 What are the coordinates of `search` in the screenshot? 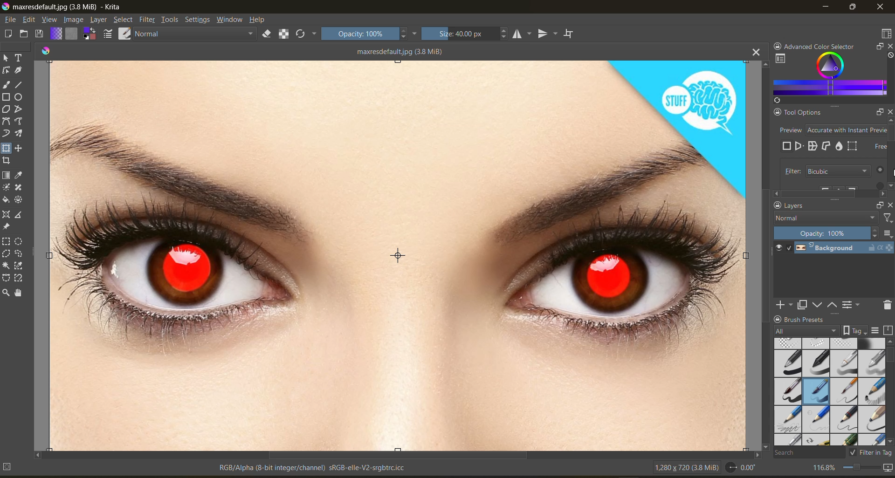 It's located at (813, 453).